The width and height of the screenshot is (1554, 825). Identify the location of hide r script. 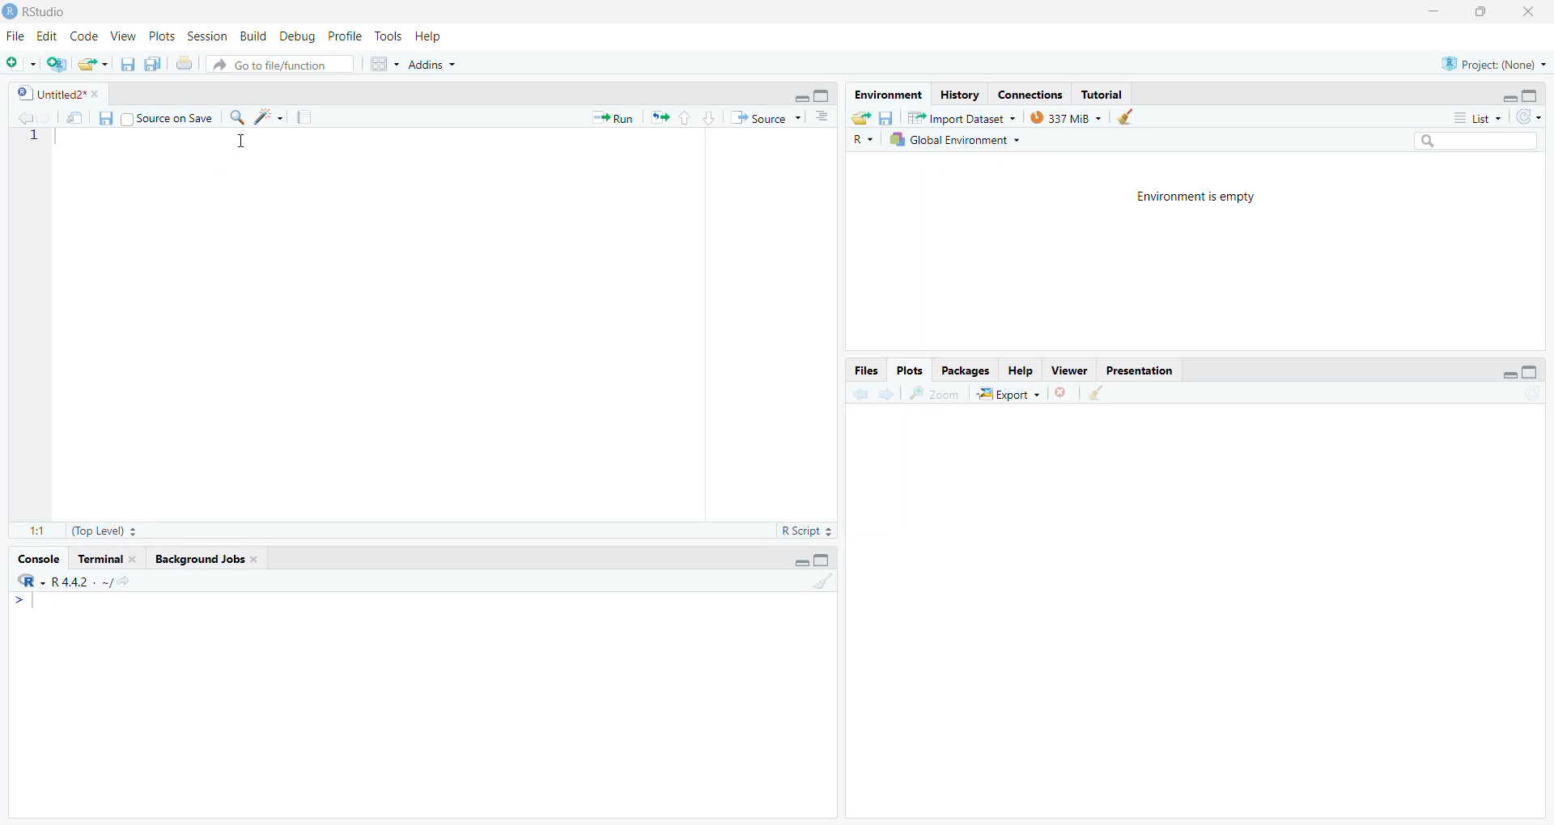
(1503, 374).